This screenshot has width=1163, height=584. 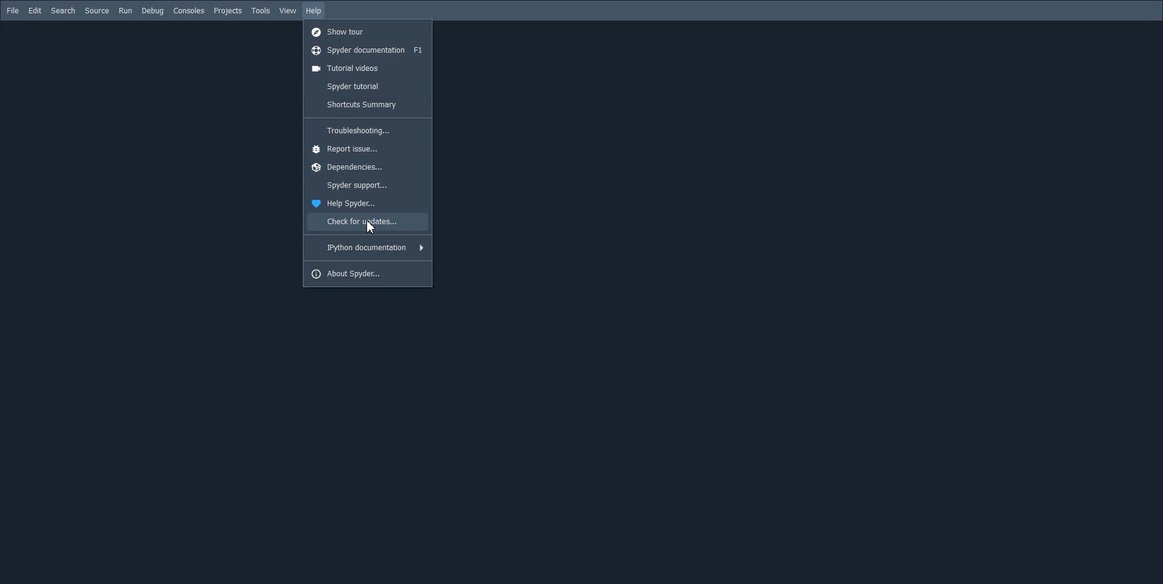 I want to click on File, so click(x=12, y=11).